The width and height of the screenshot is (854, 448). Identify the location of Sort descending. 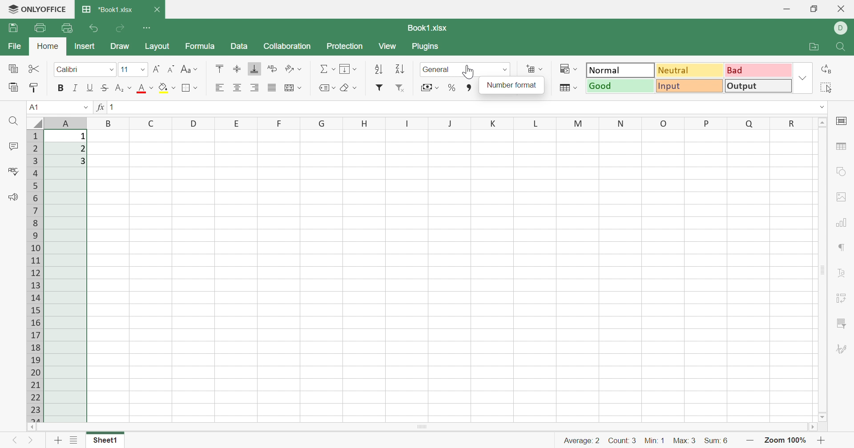
(399, 70).